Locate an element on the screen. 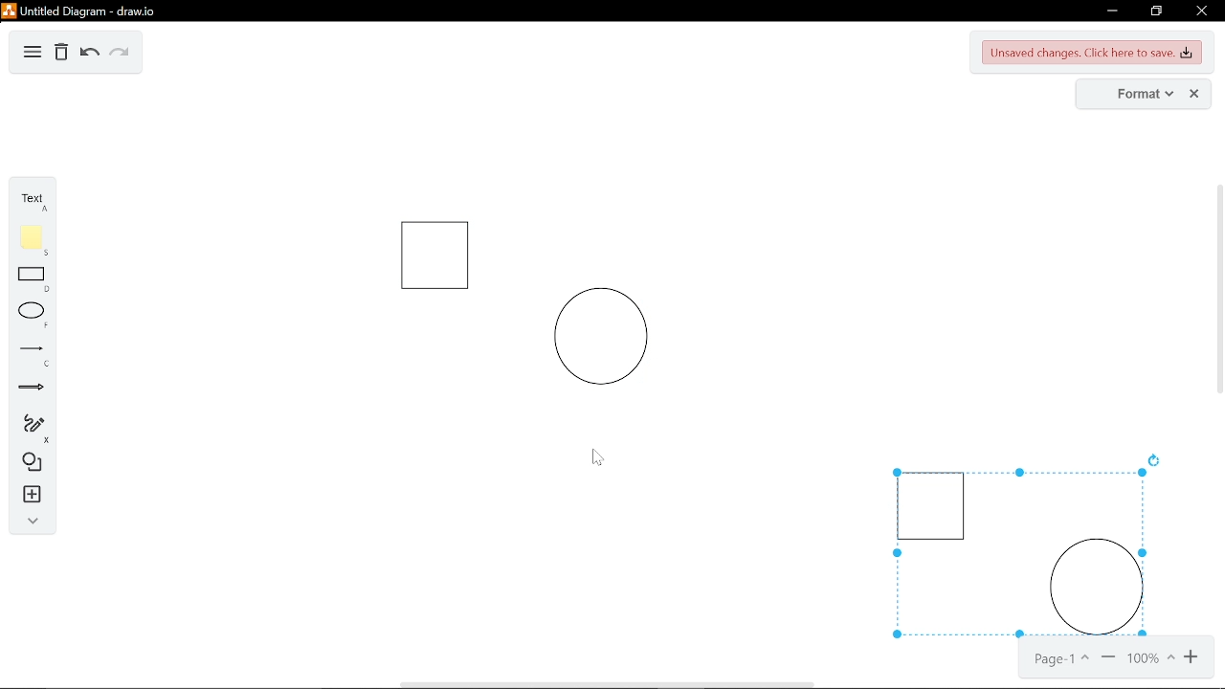 The image size is (1225, 689). freehand is located at coordinates (30, 429).